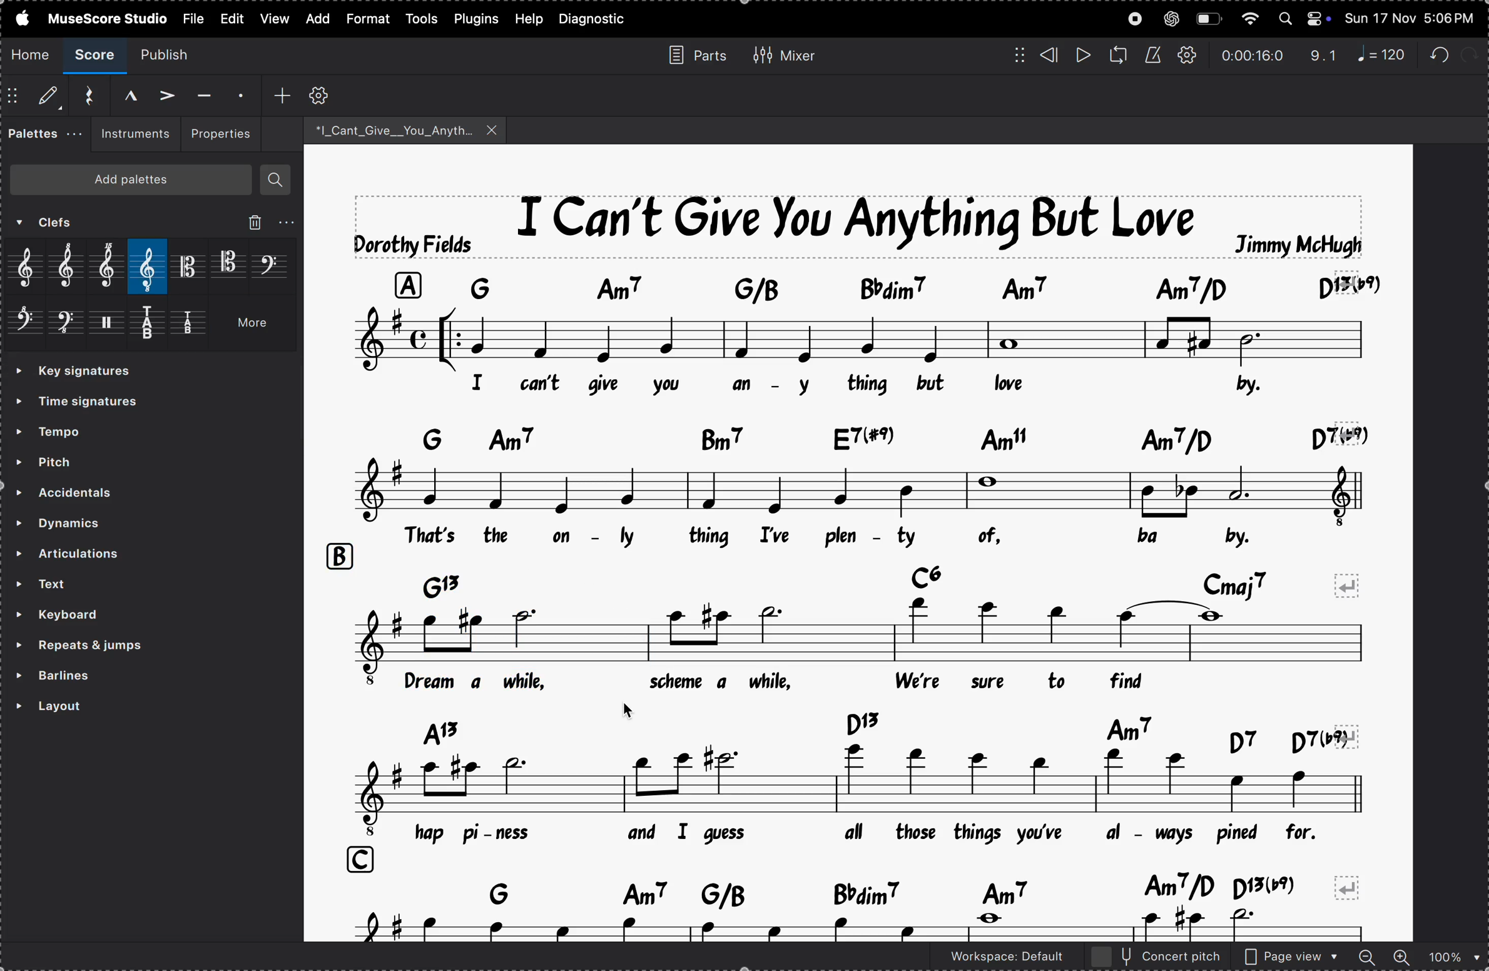  Describe the element at coordinates (110, 676) in the screenshot. I see `barlines` at that location.